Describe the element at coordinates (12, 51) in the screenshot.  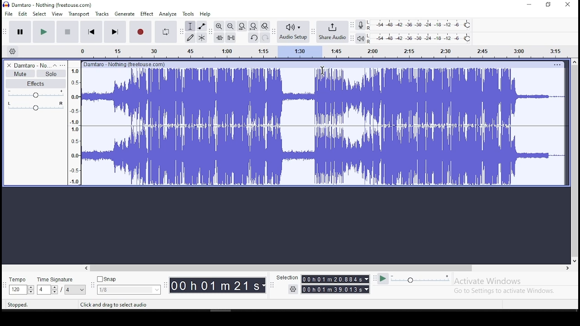
I see `timeline settings` at that location.